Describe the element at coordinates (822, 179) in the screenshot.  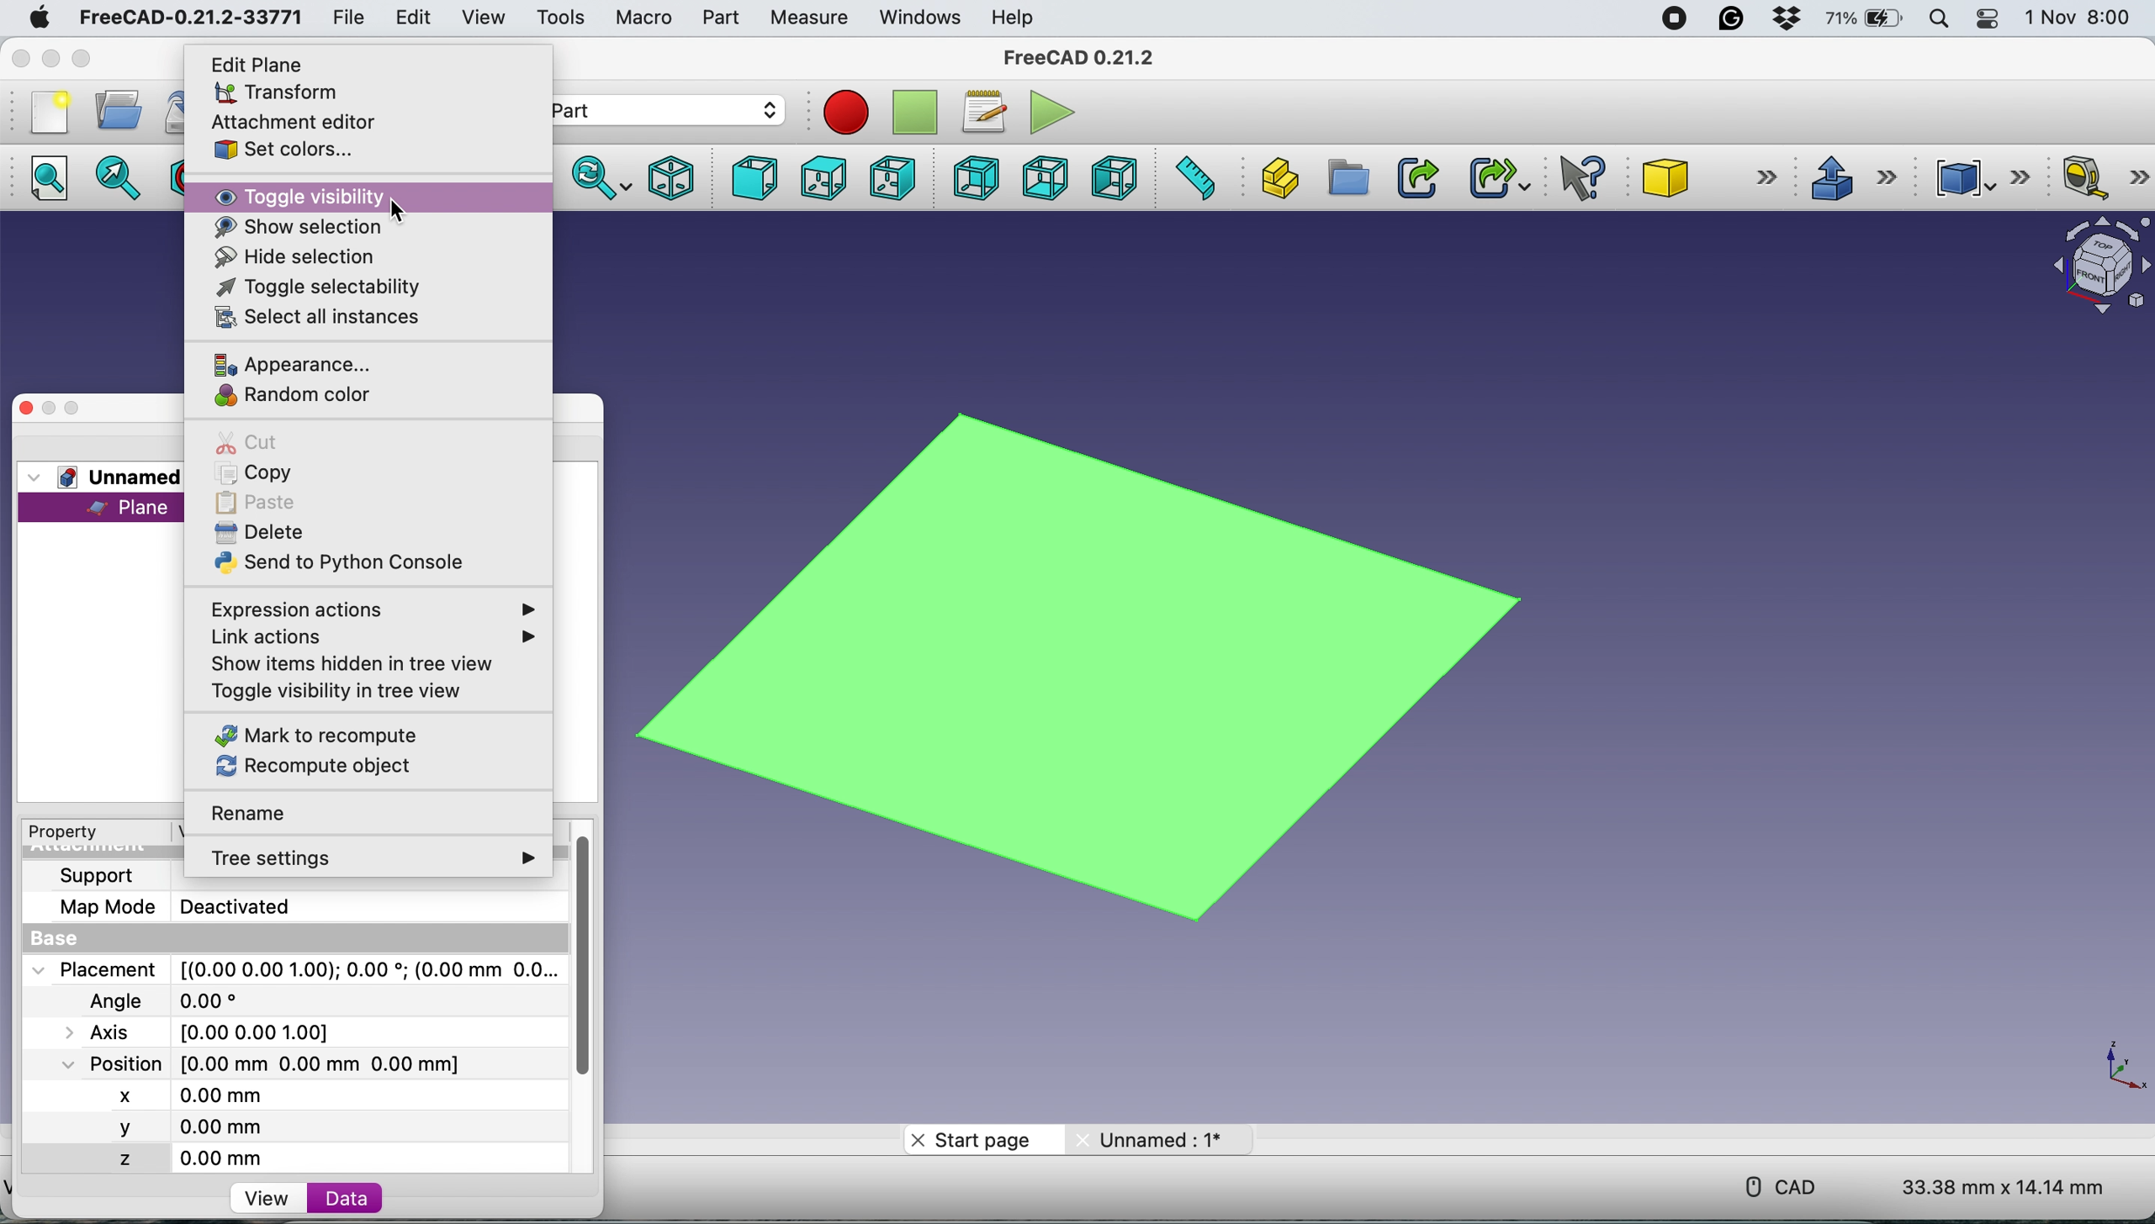
I see `top` at that location.